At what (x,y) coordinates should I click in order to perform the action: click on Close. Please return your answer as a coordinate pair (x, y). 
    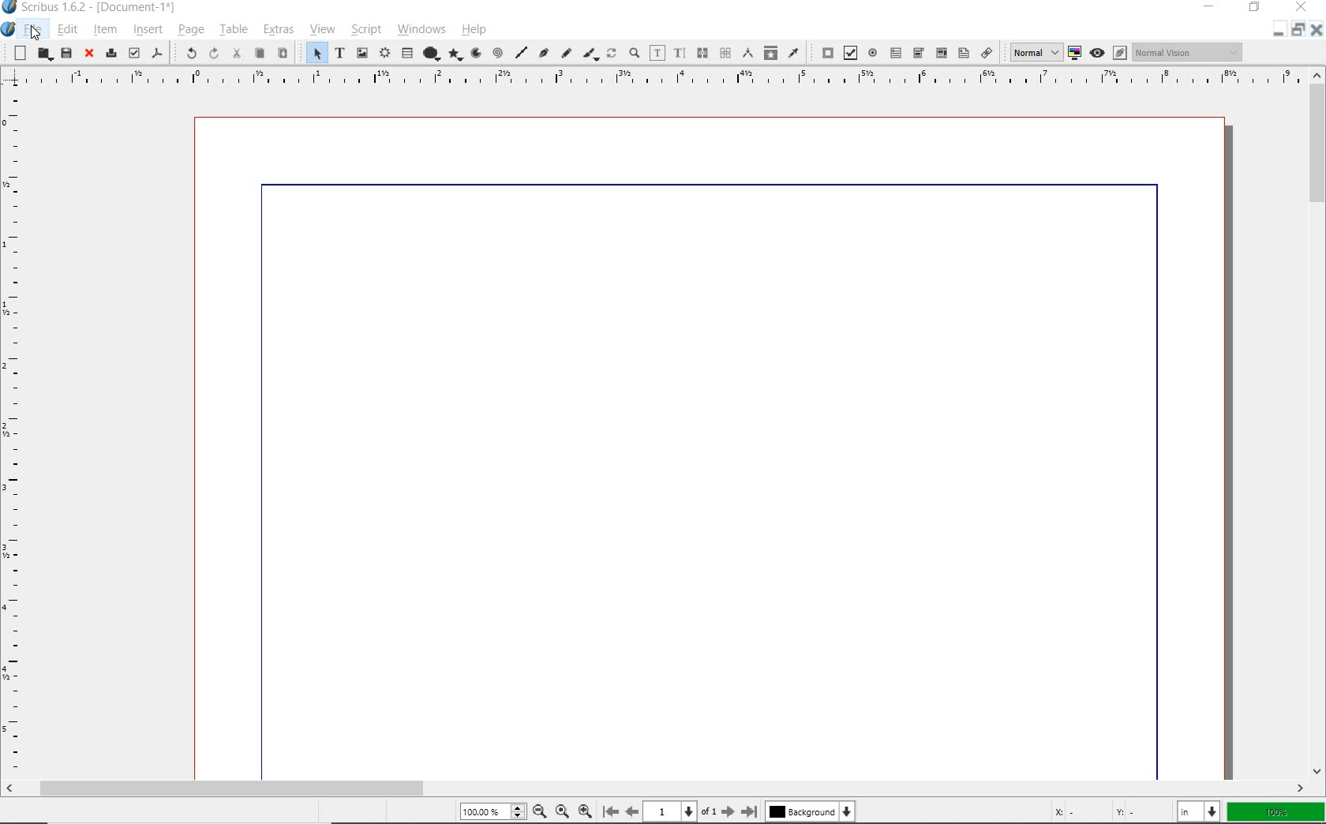
    Looking at the image, I should click on (1318, 29).